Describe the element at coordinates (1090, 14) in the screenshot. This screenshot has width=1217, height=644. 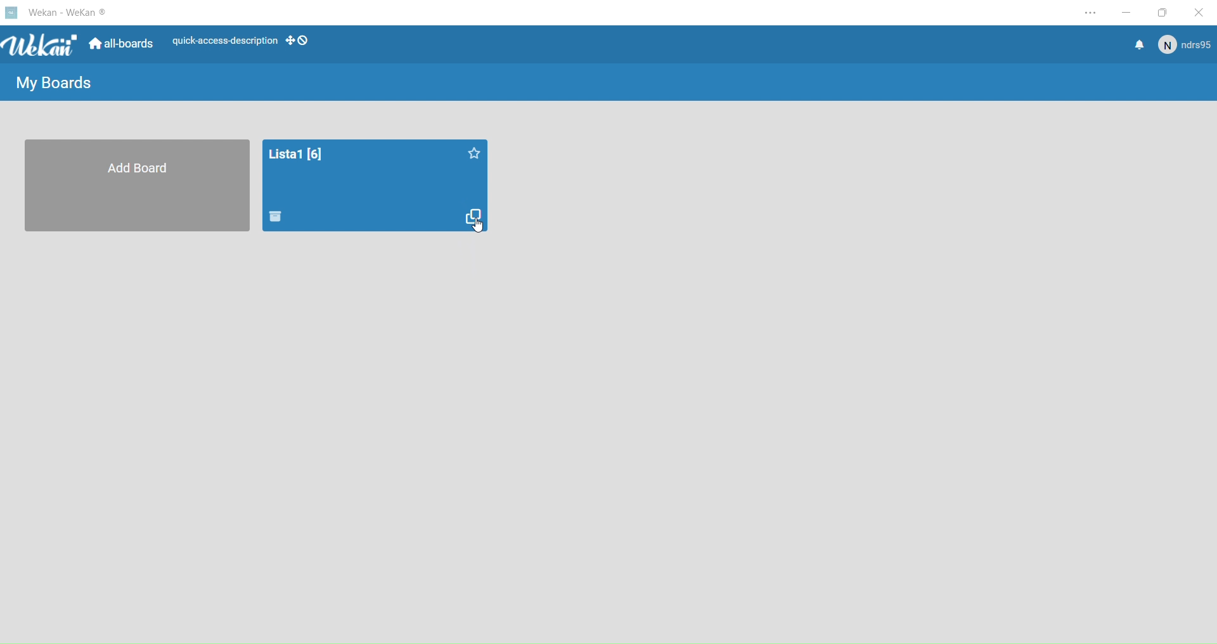
I see `Settings and more` at that location.